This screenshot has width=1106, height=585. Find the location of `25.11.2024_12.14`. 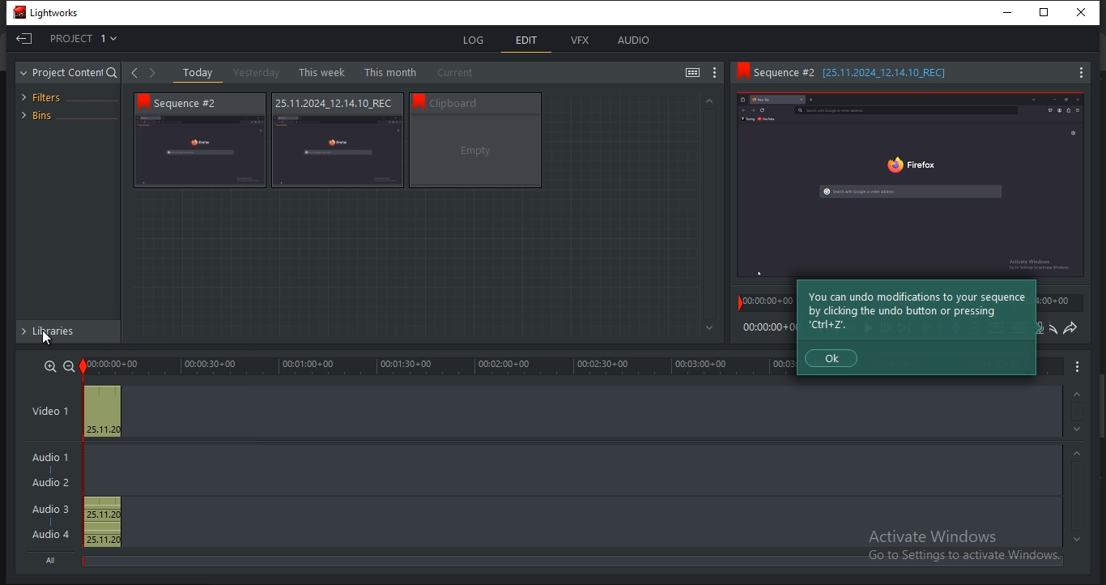

25.11.2024_12.14 is located at coordinates (105, 430).